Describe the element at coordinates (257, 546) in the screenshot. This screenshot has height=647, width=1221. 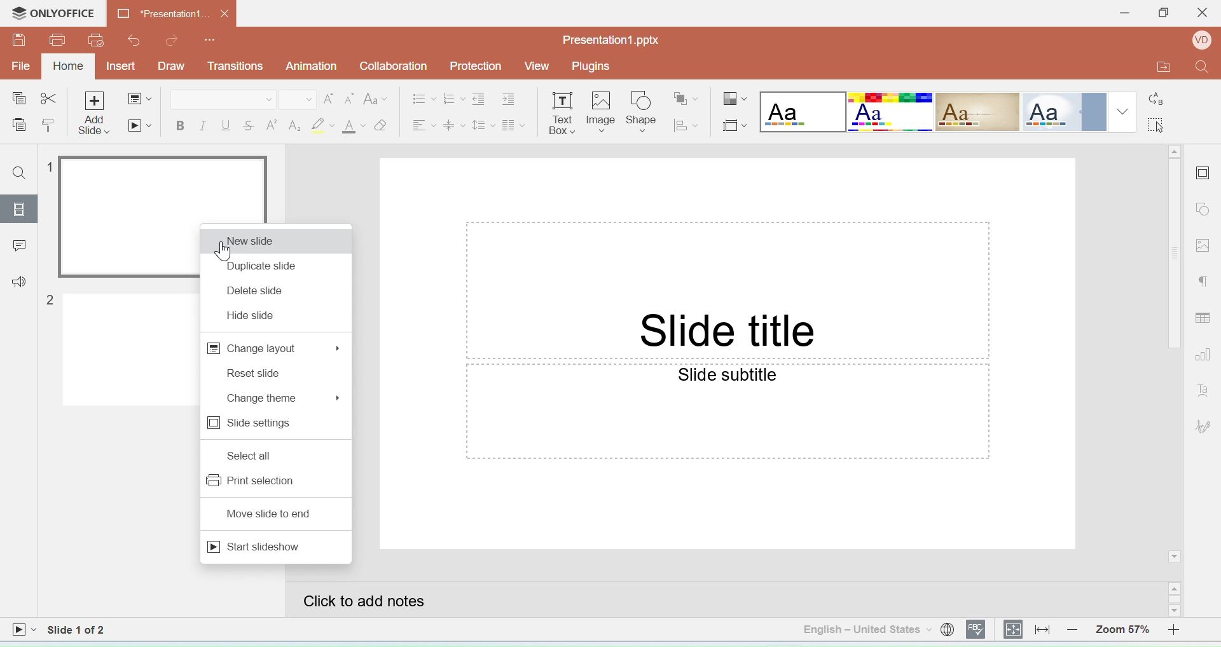
I see `start slideshow` at that location.